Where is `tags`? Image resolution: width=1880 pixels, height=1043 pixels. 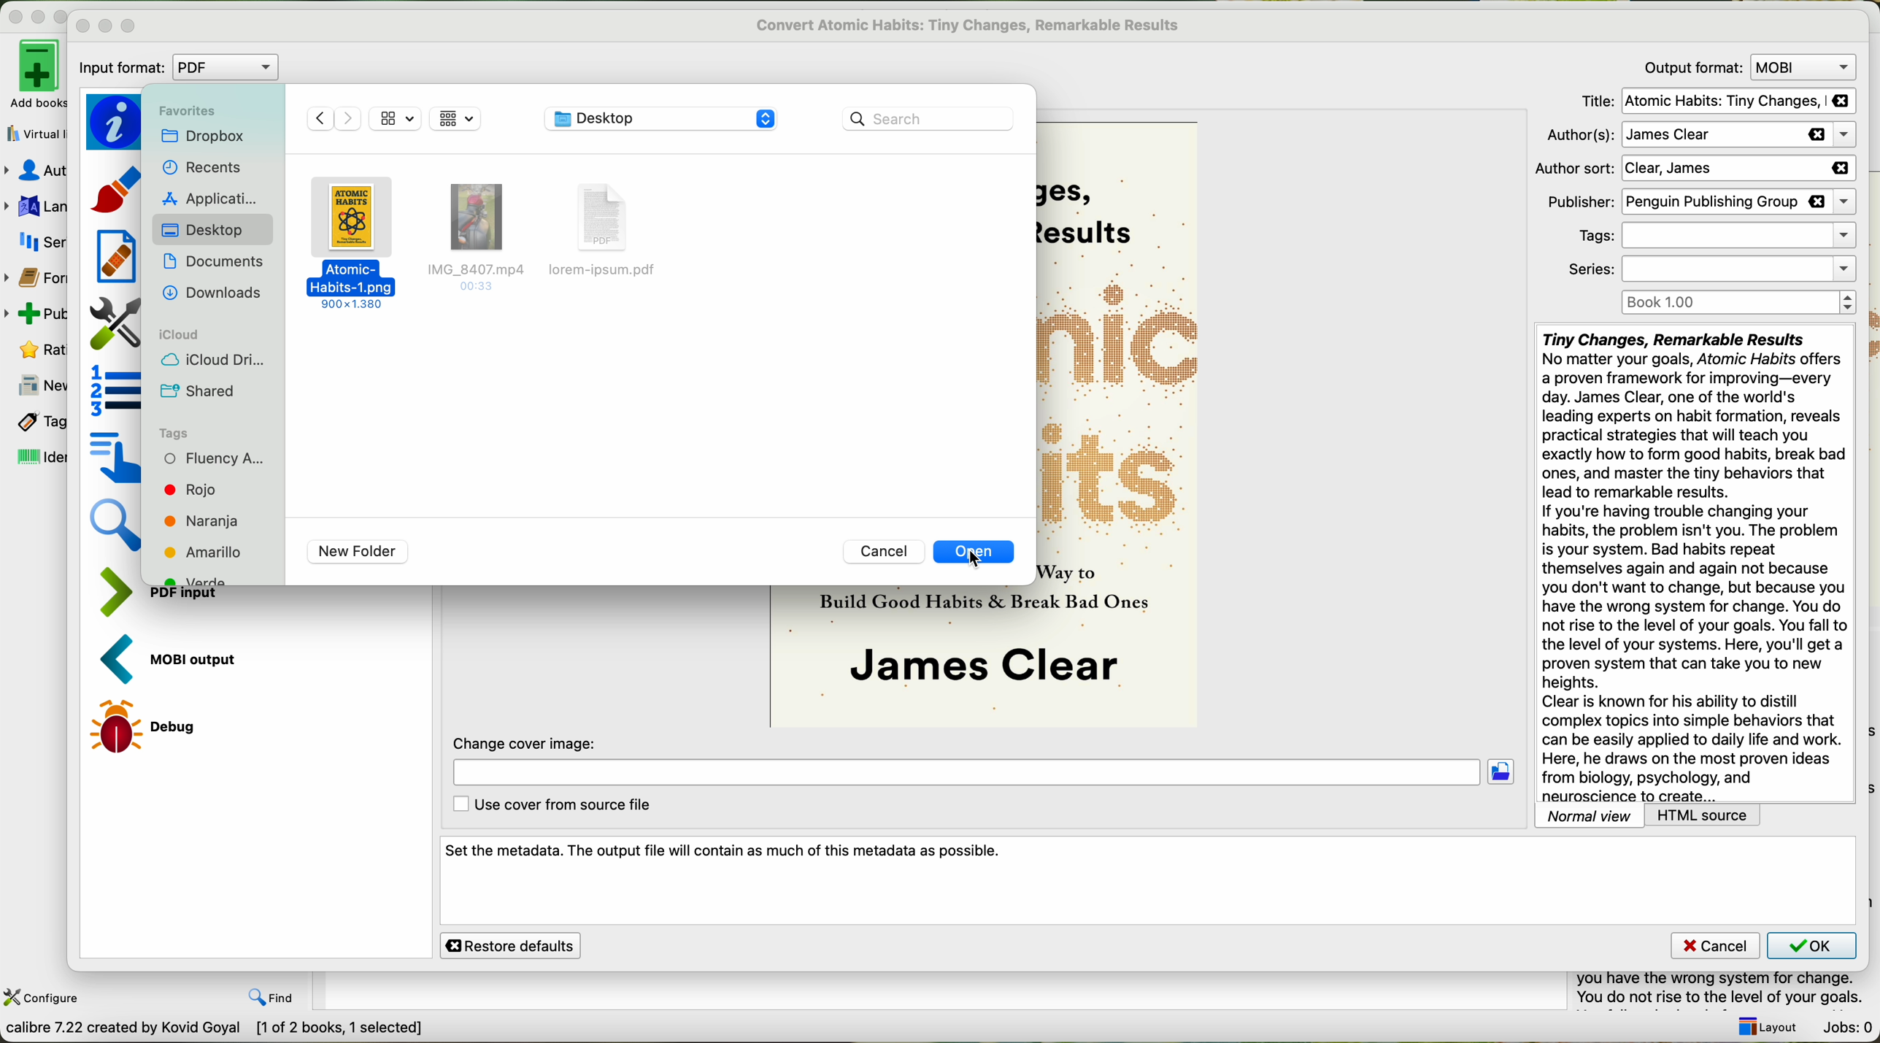
tags is located at coordinates (179, 433).